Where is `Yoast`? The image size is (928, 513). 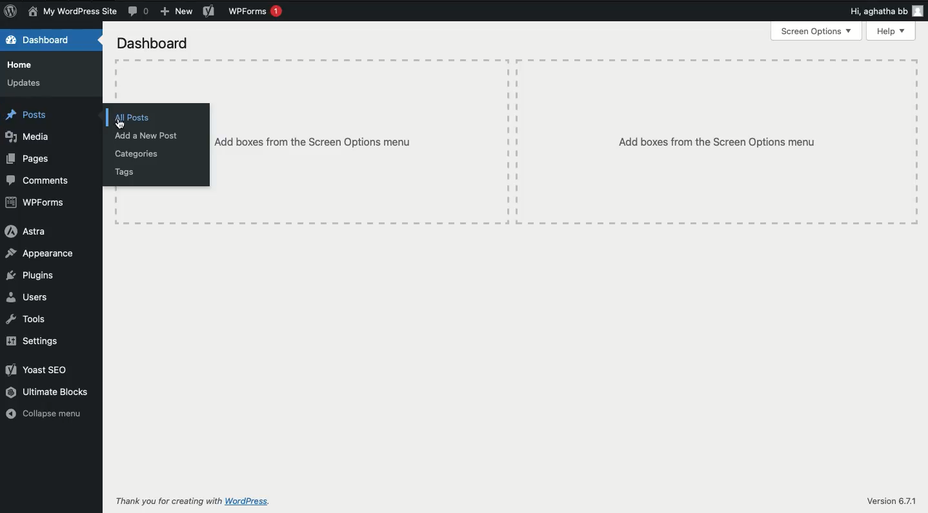
Yoast is located at coordinates (40, 371).